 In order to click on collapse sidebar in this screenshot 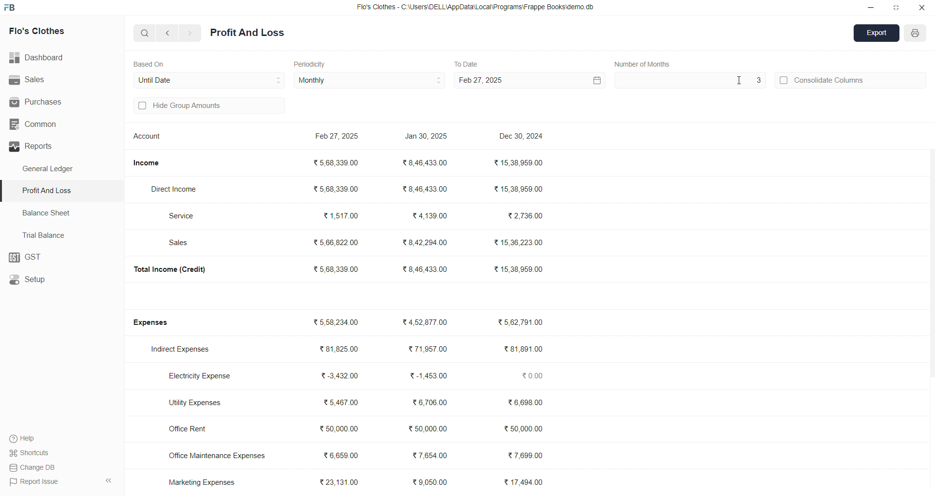, I will do `click(108, 481)`.